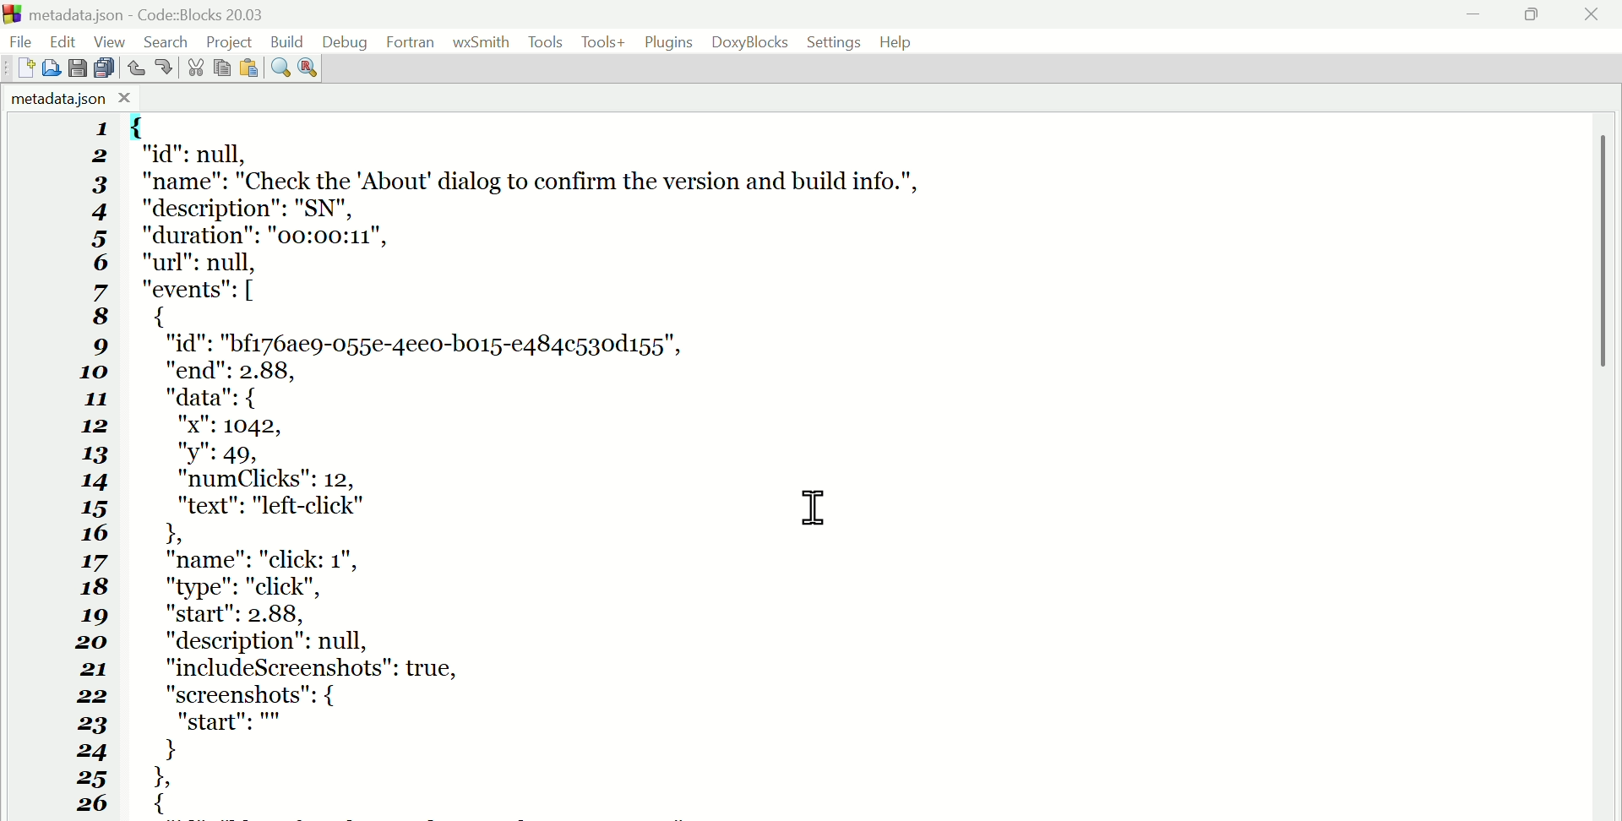  Describe the element at coordinates (344, 39) in the screenshot. I see `Debug` at that location.